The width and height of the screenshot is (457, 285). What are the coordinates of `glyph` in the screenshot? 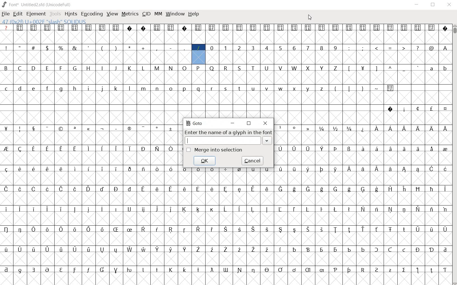 It's located at (226, 189).